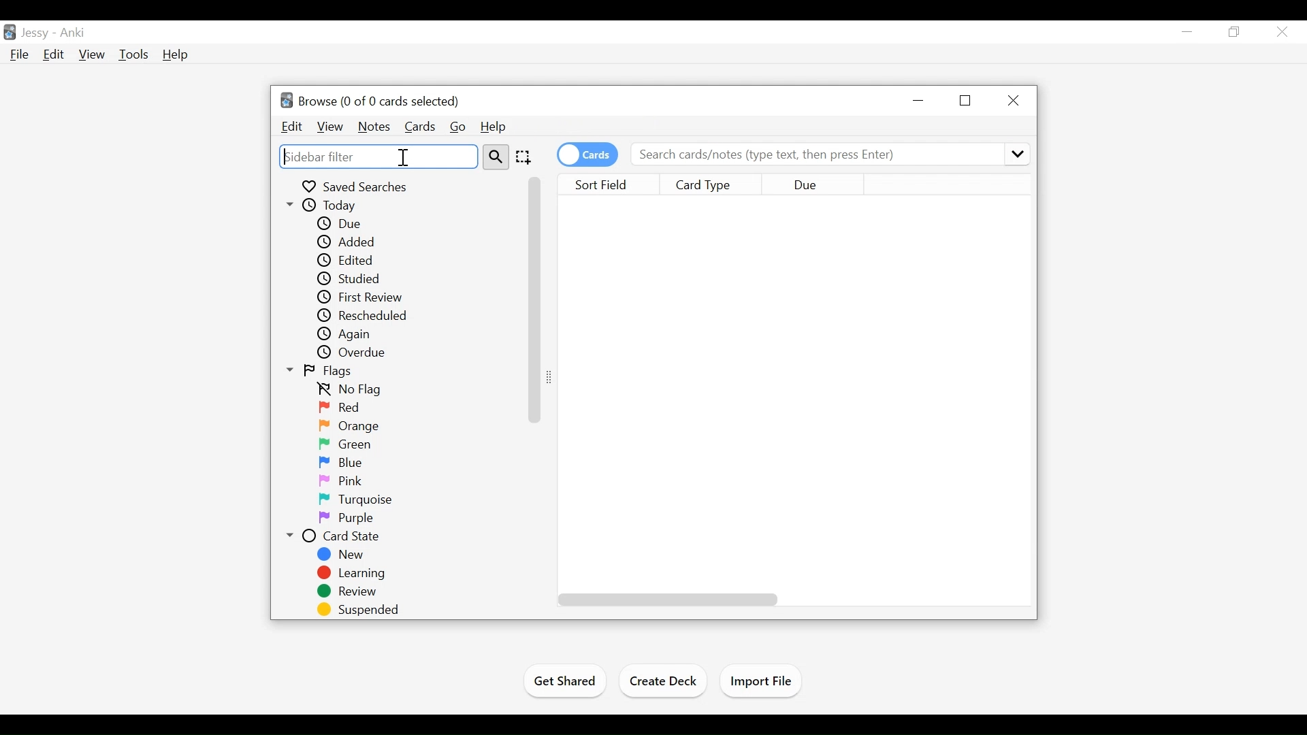  I want to click on Search cards/notes , so click(828, 155).